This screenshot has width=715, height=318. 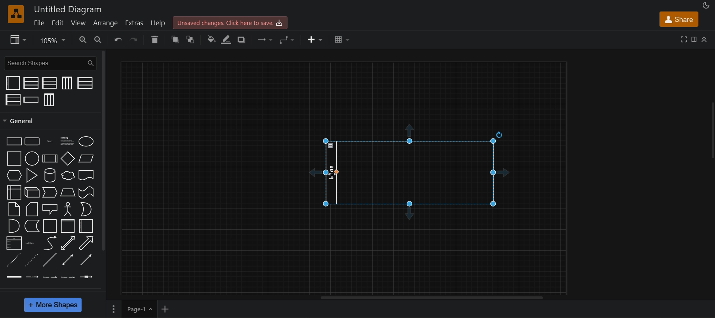 I want to click on step, so click(x=50, y=193).